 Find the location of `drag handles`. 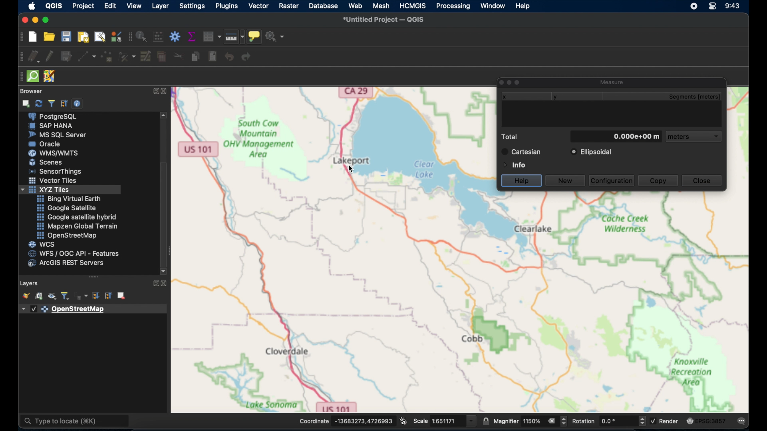

drag handles is located at coordinates (20, 78).